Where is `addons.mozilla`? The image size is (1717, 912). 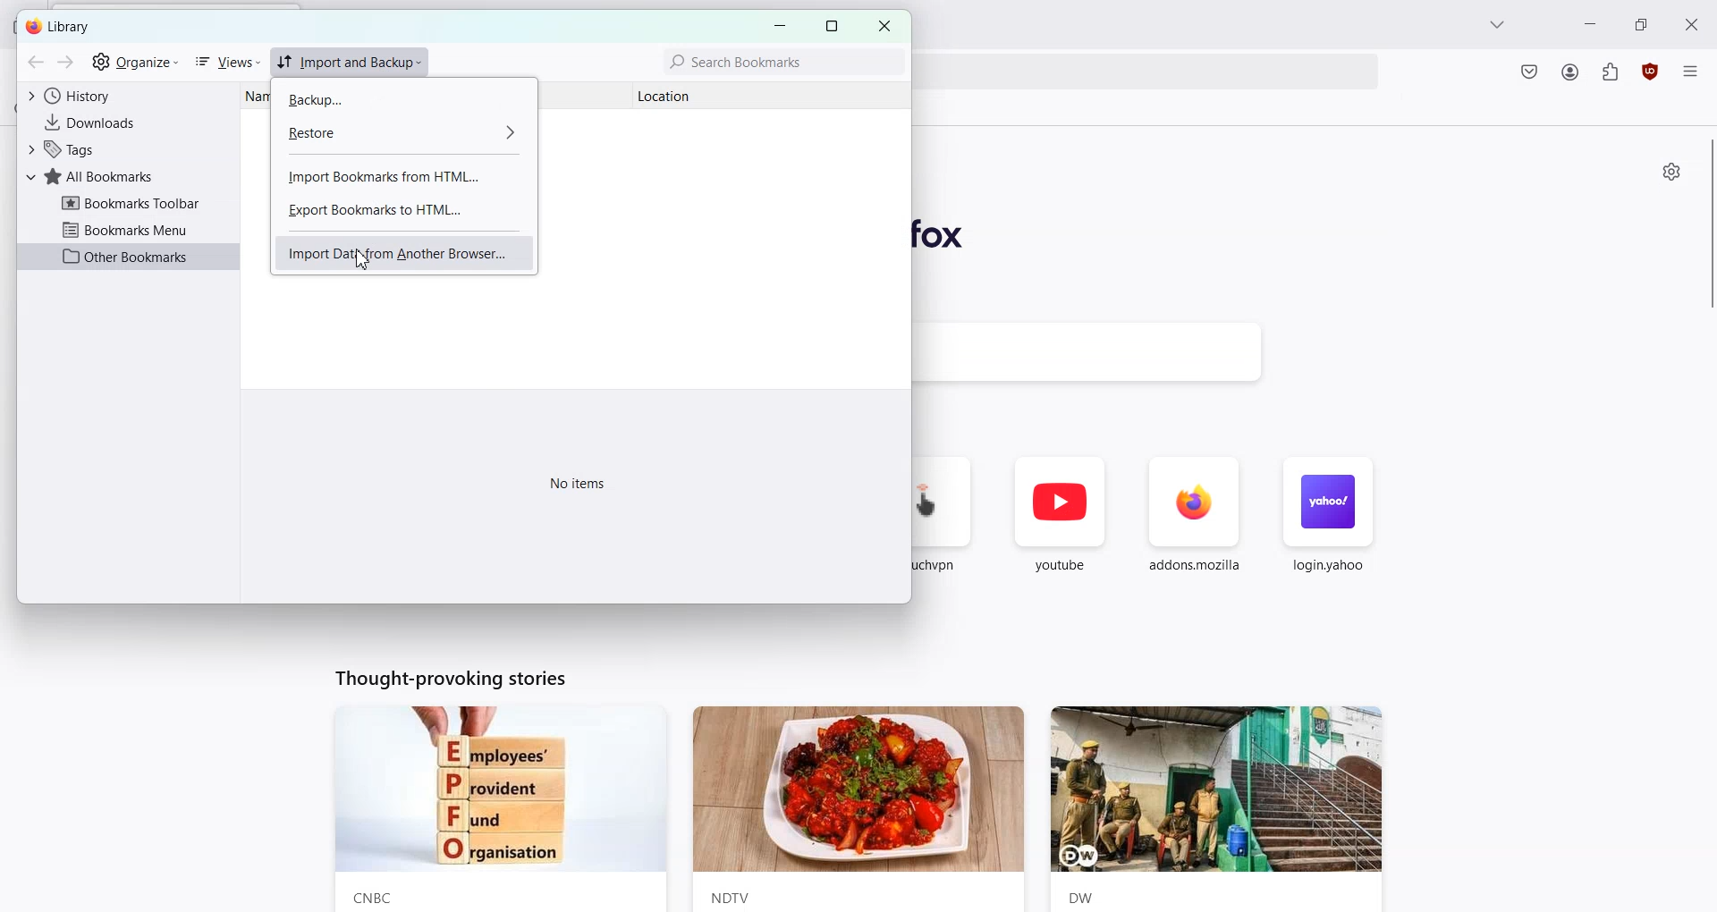 addons.mozilla is located at coordinates (1195, 526).